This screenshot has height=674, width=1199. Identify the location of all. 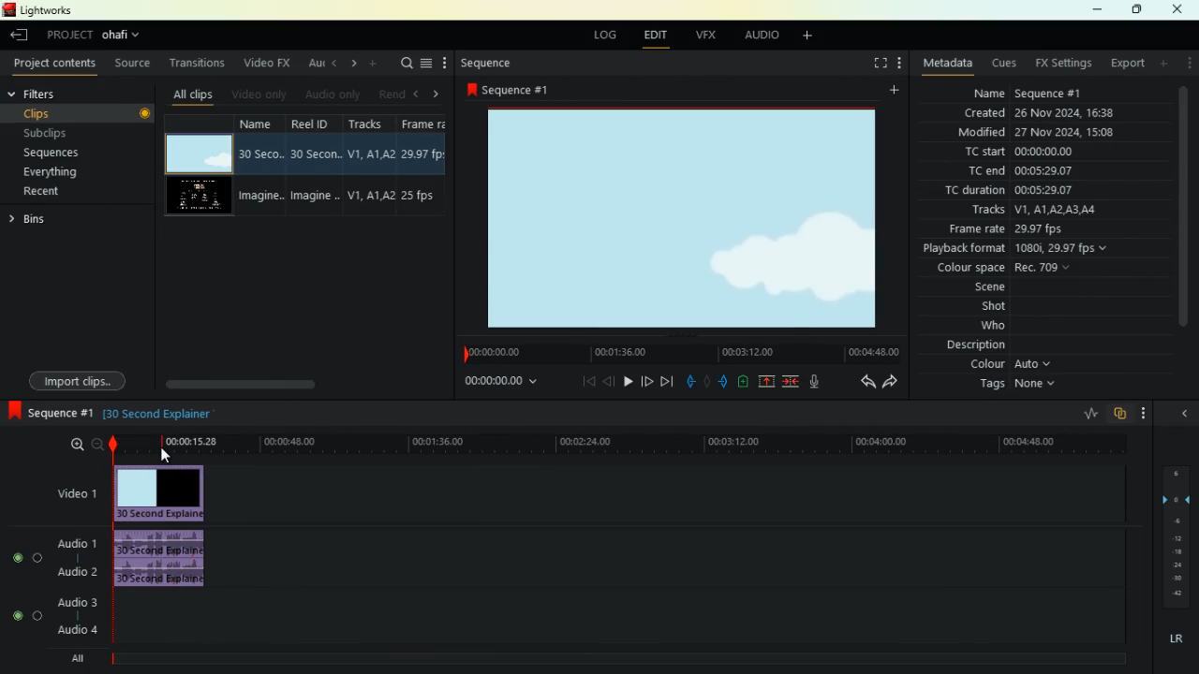
(78, 661).